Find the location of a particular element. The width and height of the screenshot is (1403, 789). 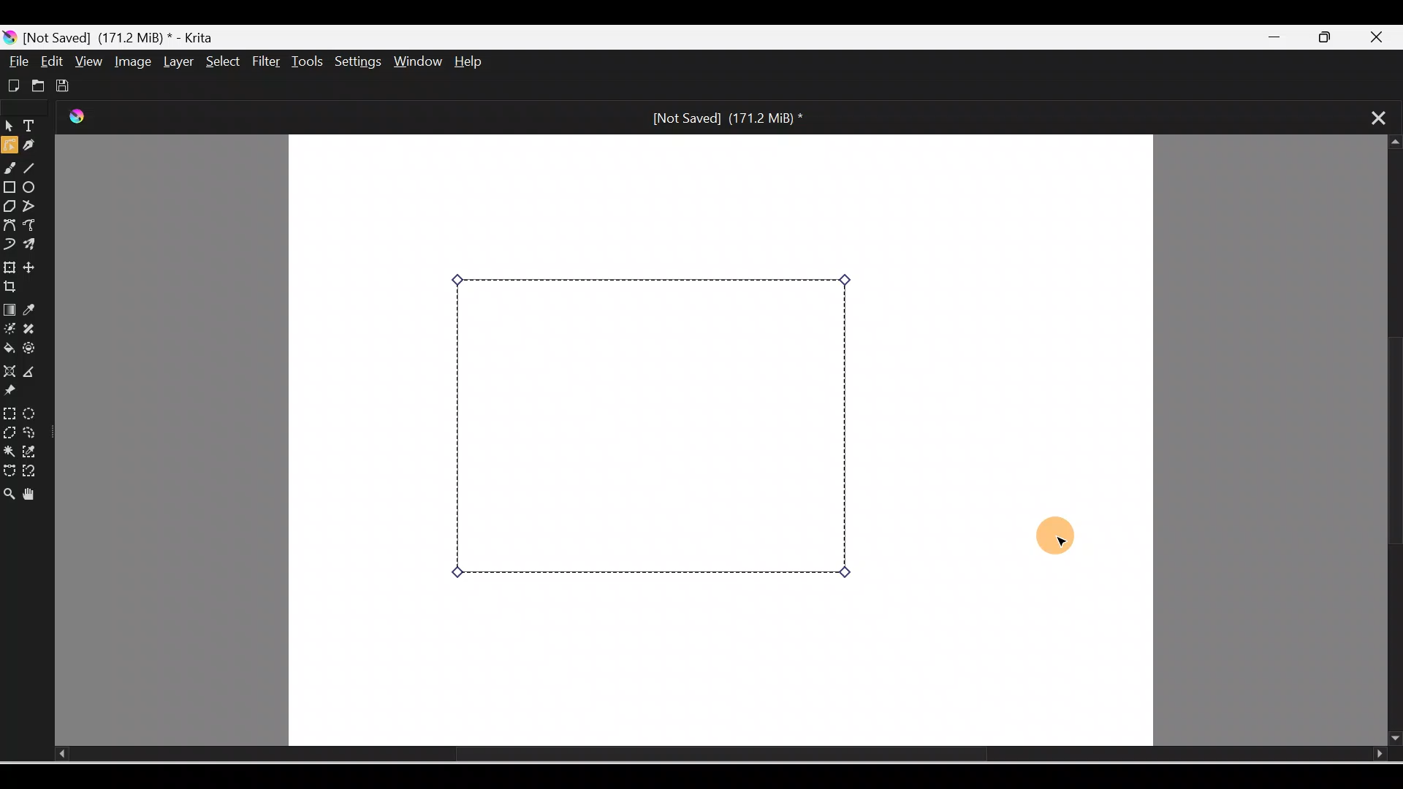

Freehand selection tool is located at coordinates (34, 432).